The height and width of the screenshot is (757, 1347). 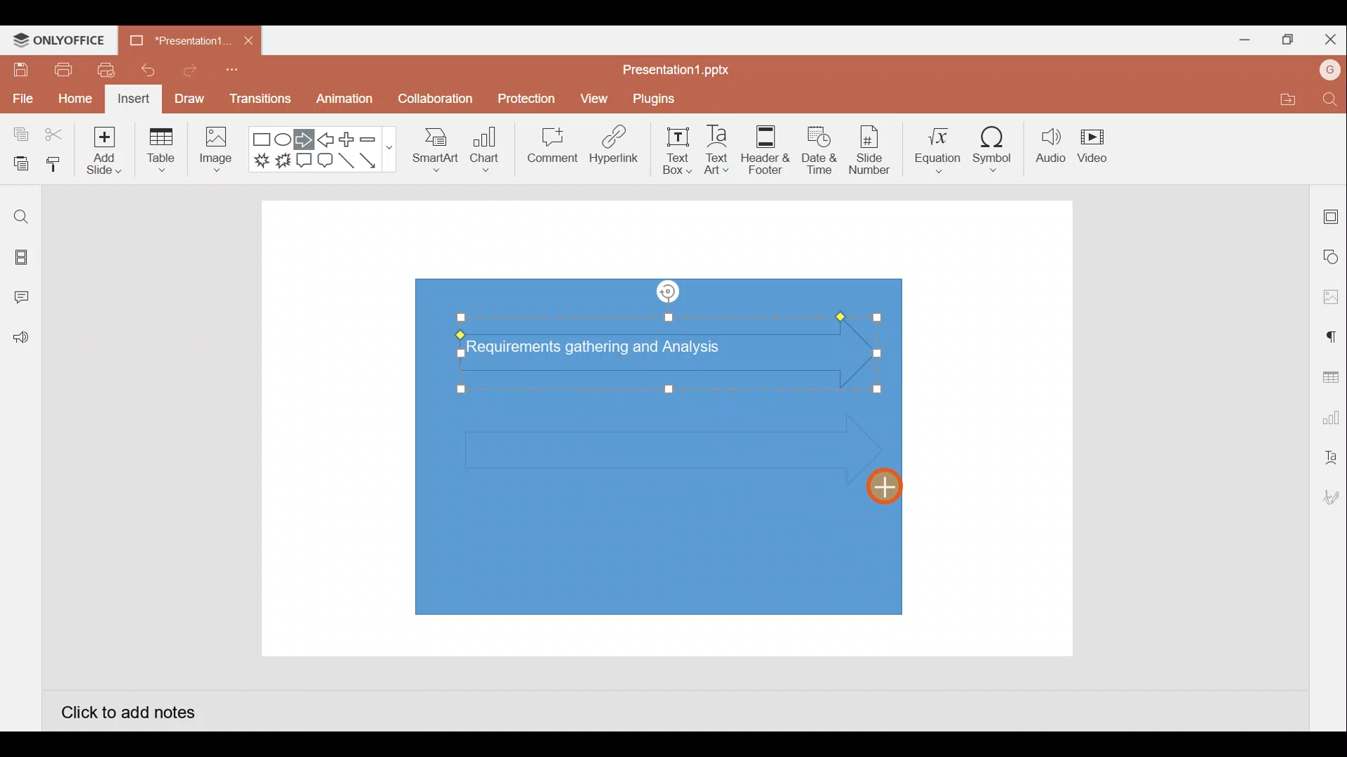 What do you see at coordinates (20, 259) in the screenshot?
I see `Slides` at bounding box center [20, 259].